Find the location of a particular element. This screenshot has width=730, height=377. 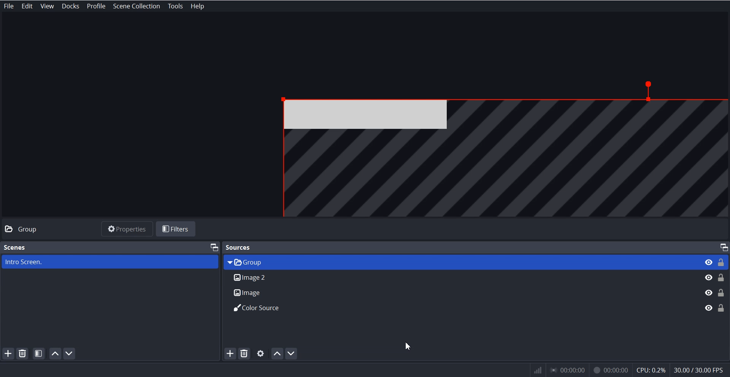

Tools is located at coordinates (176, 6).